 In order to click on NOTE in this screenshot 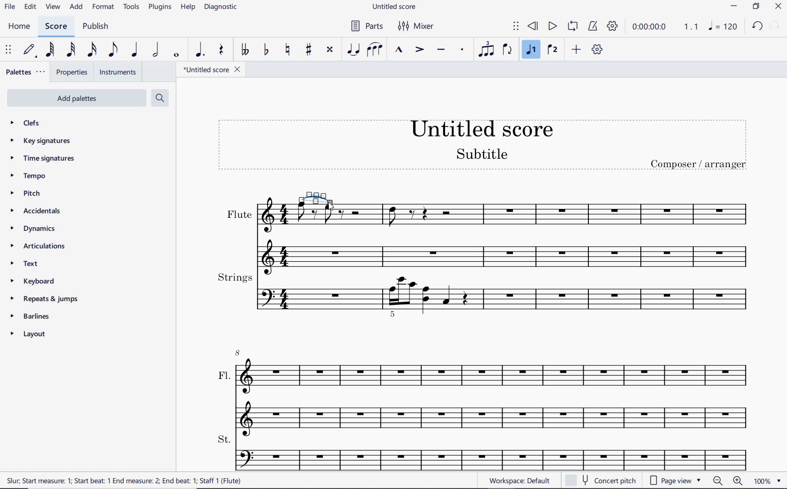, I will do `click(724, 27)`.